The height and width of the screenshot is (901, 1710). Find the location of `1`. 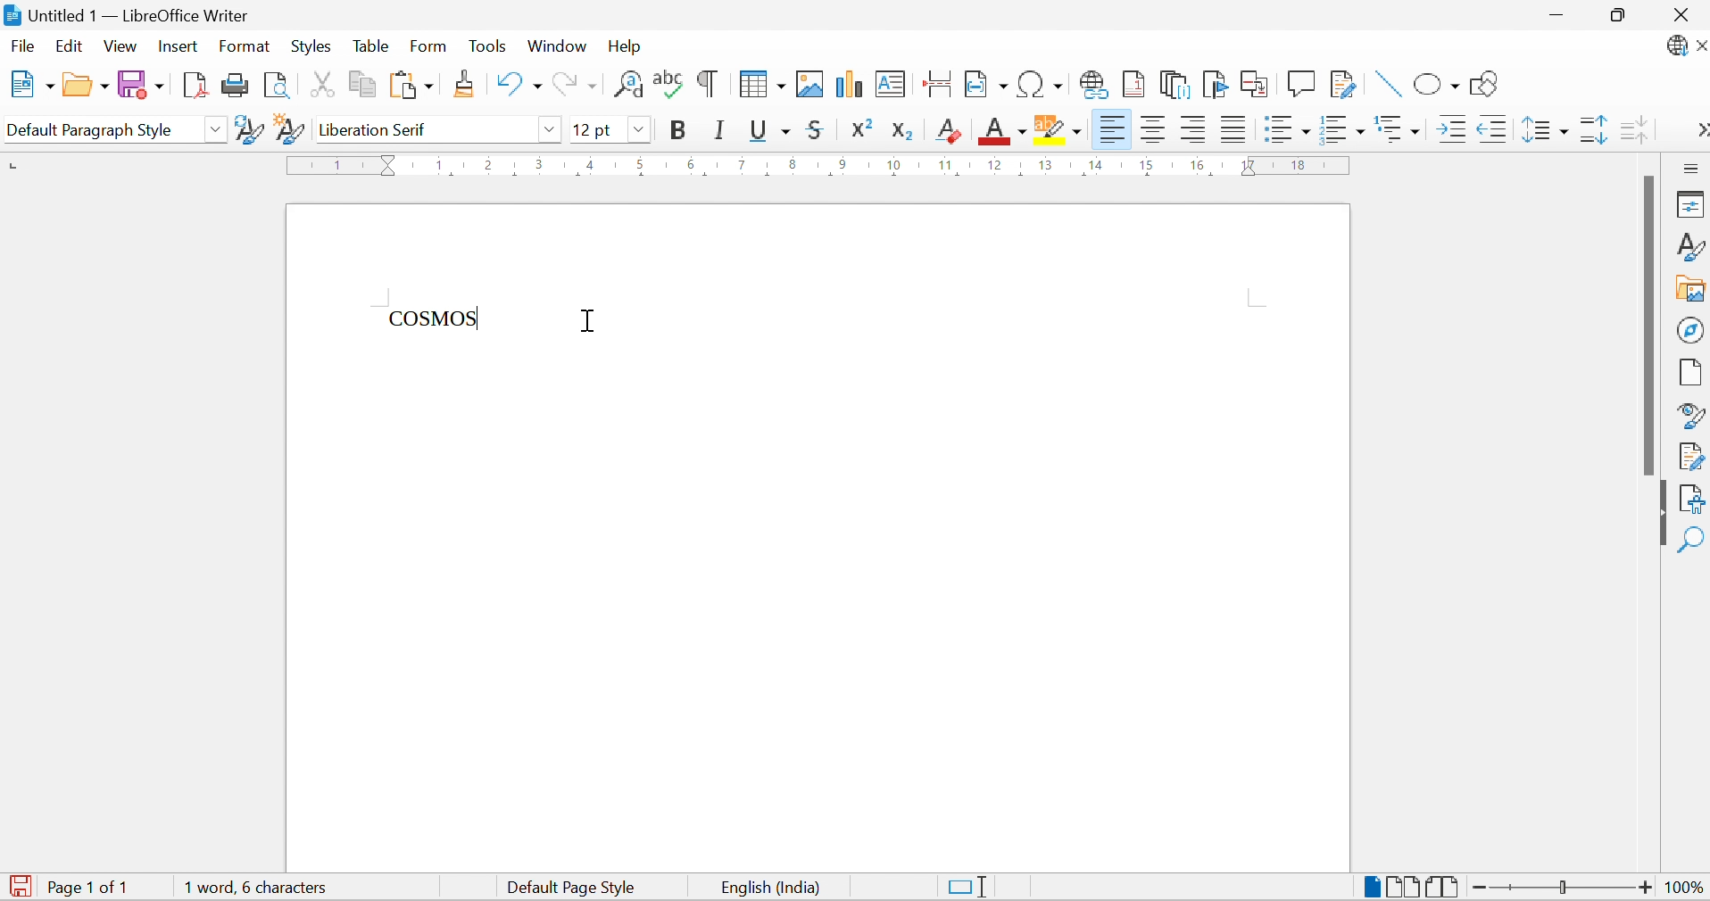

1 is located at coordinates (340, 165).